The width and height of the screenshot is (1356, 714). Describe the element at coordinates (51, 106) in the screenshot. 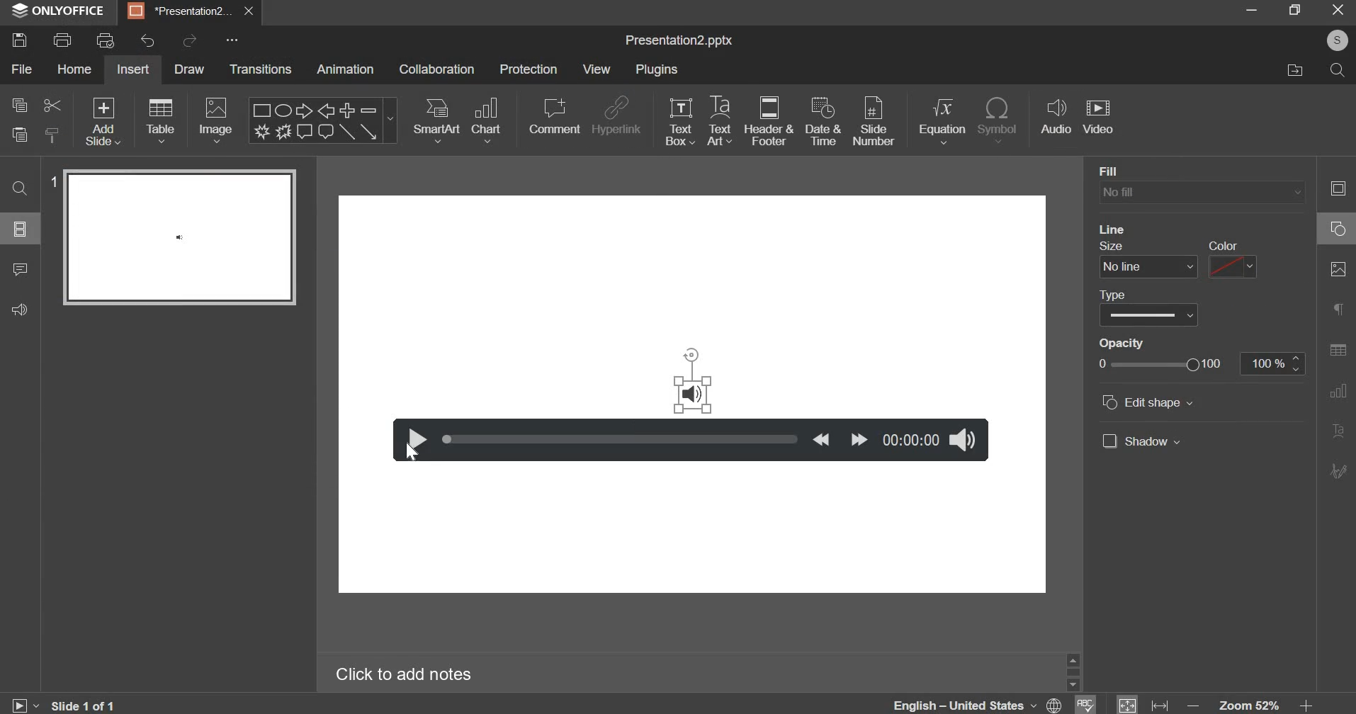

I see `cut` at that location.